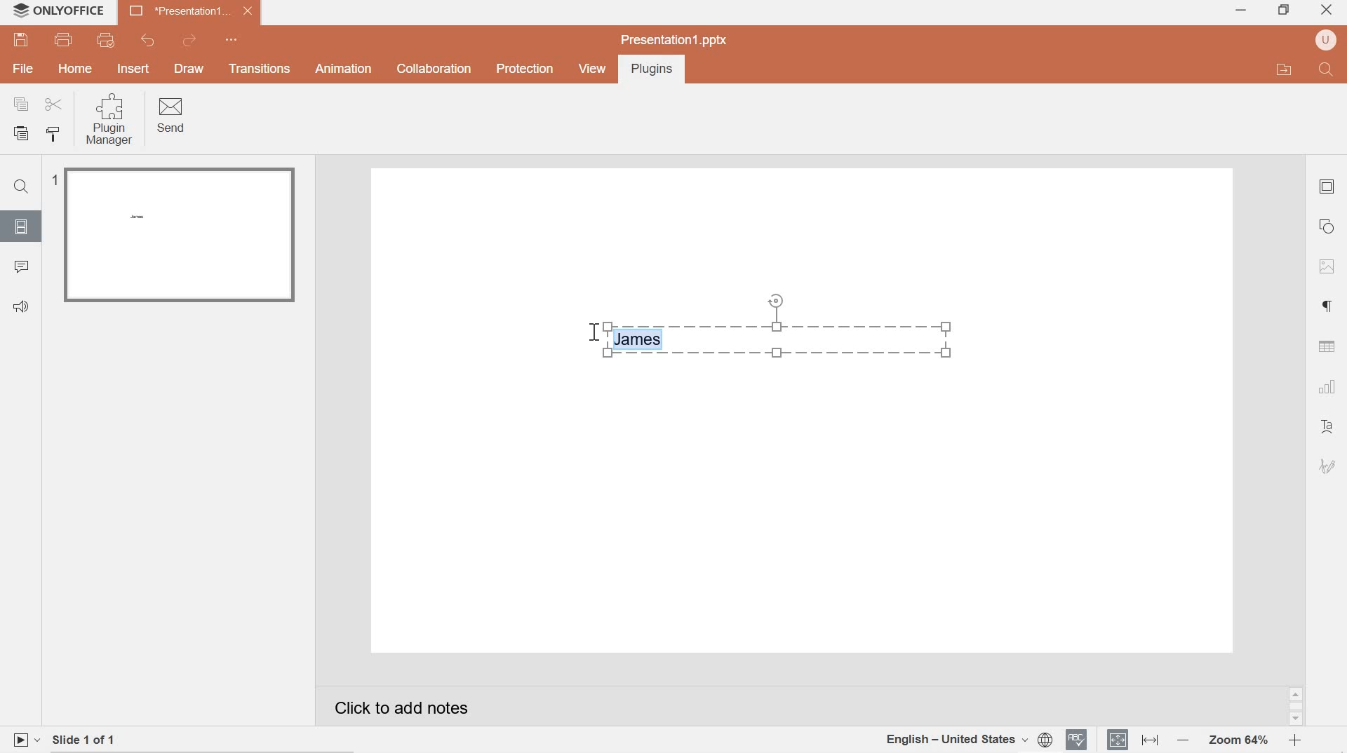  Describe the element at coordinates (145, 41) in the screenshot. I see `undo` at that location.